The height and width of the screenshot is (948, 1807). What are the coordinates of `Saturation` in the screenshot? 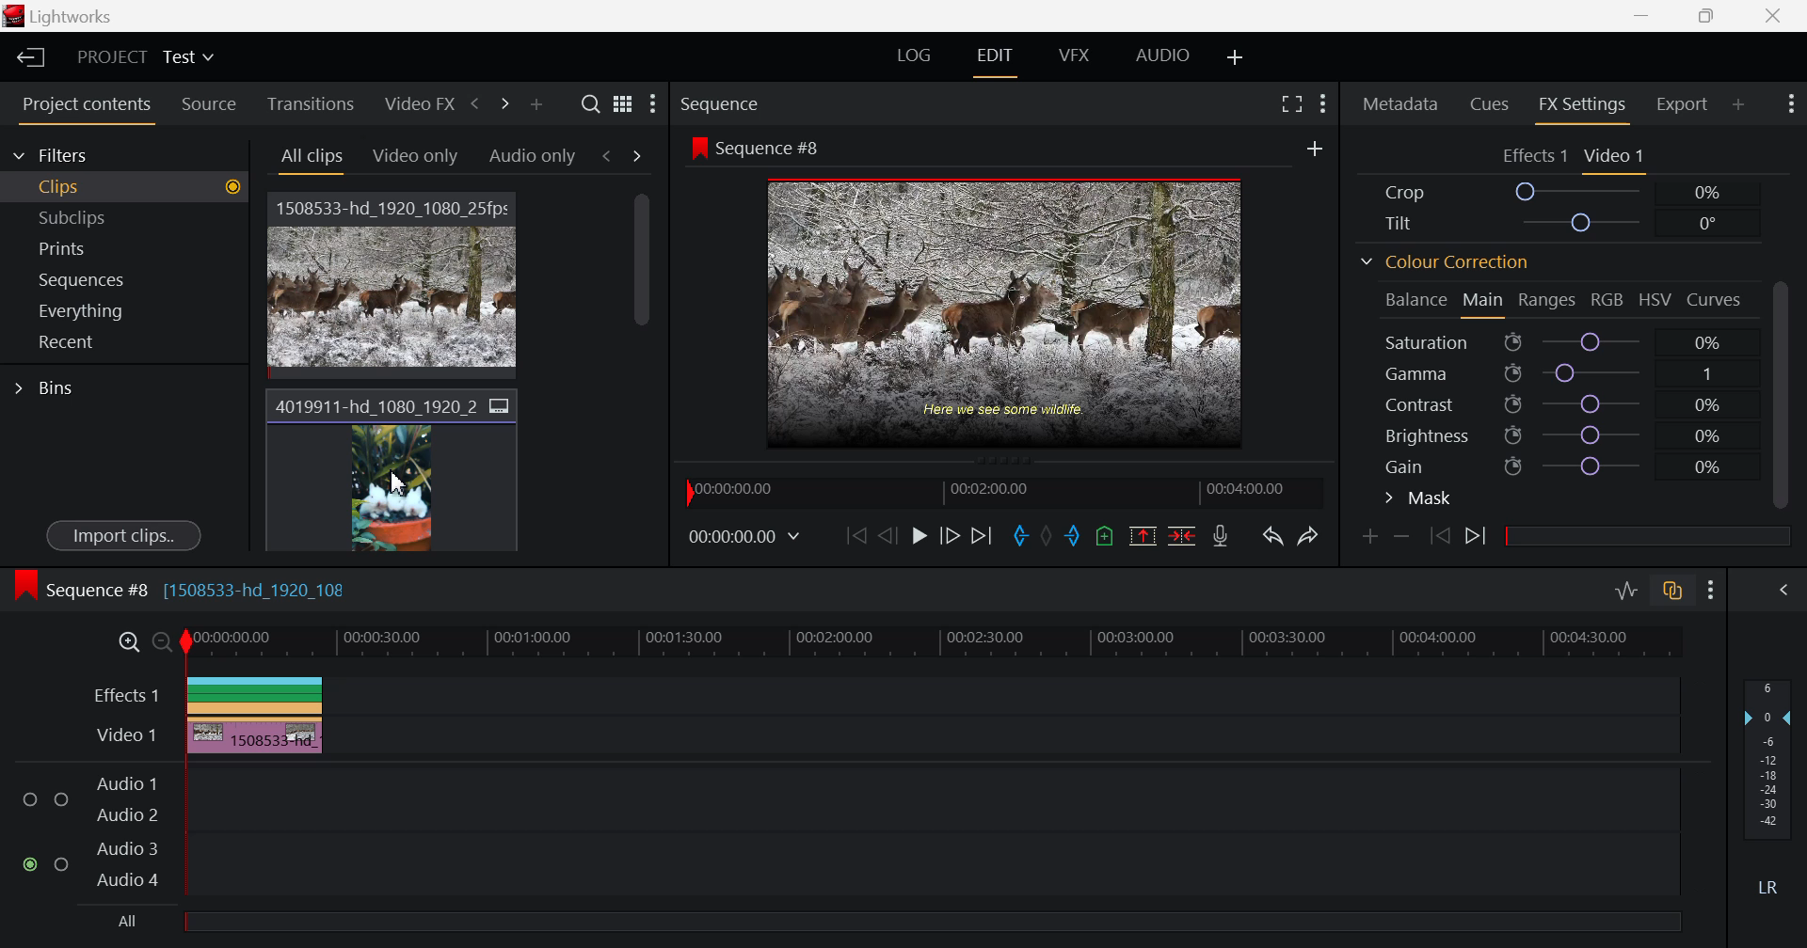 It's located at (1558, 342).